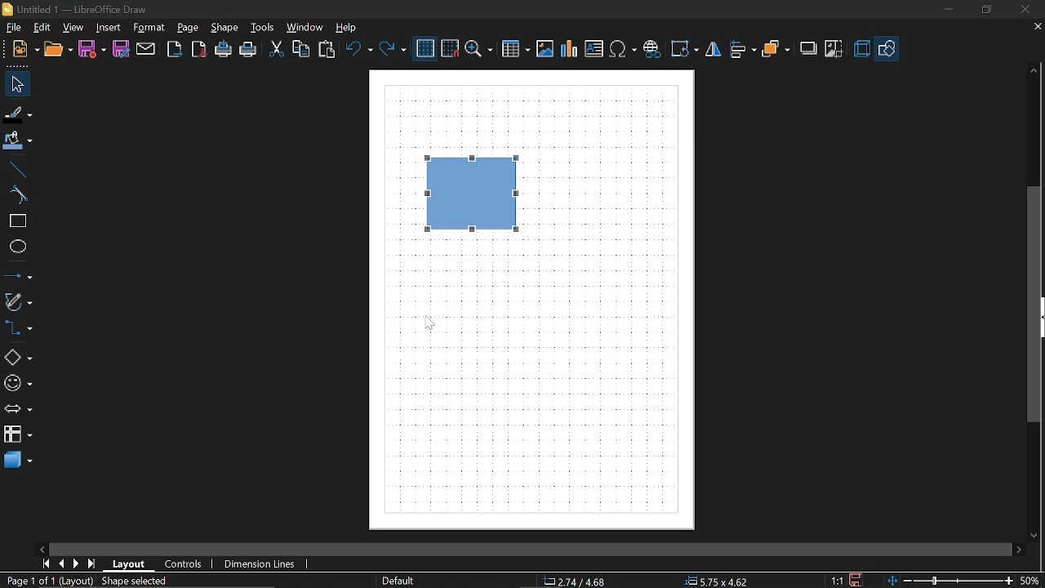  I want to click on Save as, so click(121, 49).